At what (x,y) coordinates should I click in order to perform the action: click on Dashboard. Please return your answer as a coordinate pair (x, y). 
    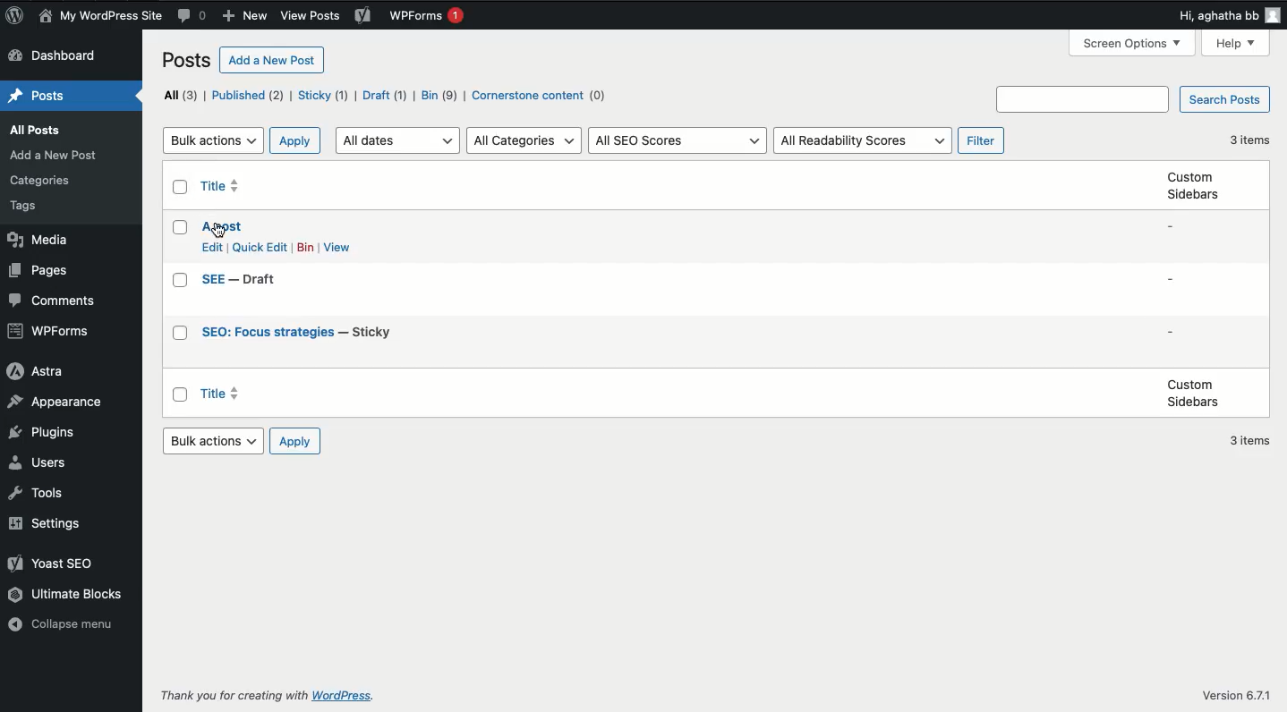
    Looking at the image, I should click on (57, 55).